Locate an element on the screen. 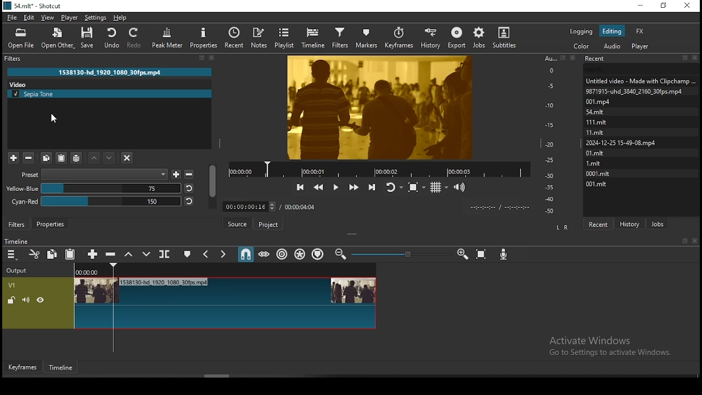  elapsed time is located at coordinates (245, 205).